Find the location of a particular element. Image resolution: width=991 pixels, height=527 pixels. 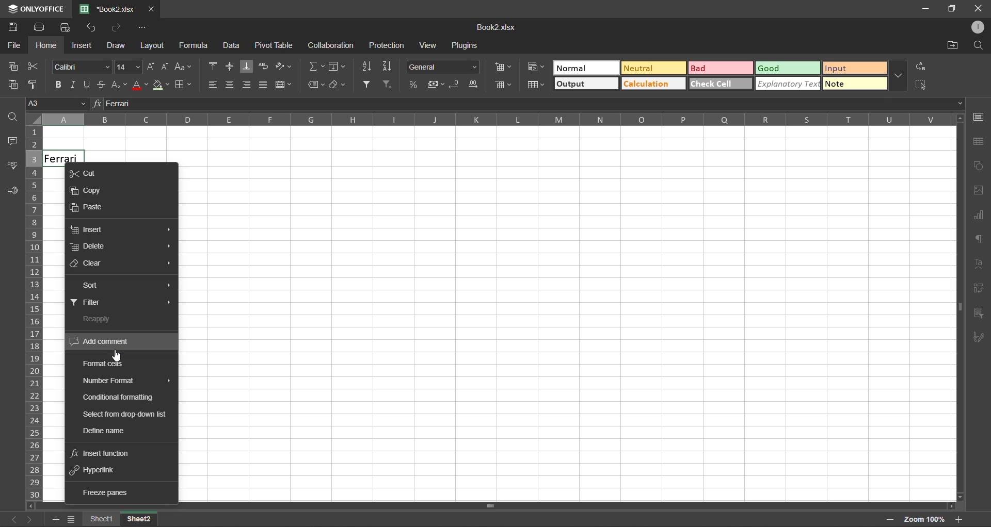

align bottom is located at coordinates (244, 67).